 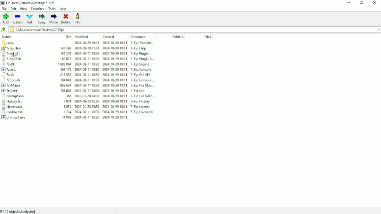 What do you see at coordinates (349, 2) in the screenshot?
I see `Minimize` at bounding box center [349, 2].